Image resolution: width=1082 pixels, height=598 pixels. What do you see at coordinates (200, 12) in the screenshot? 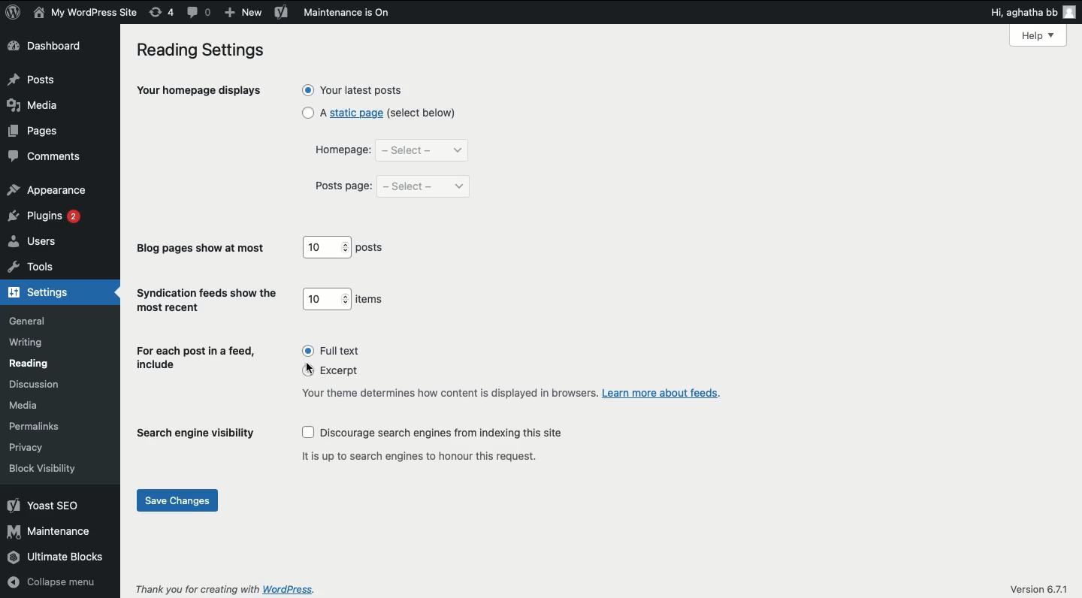
I see `comment` at bounding box center [200, 12].